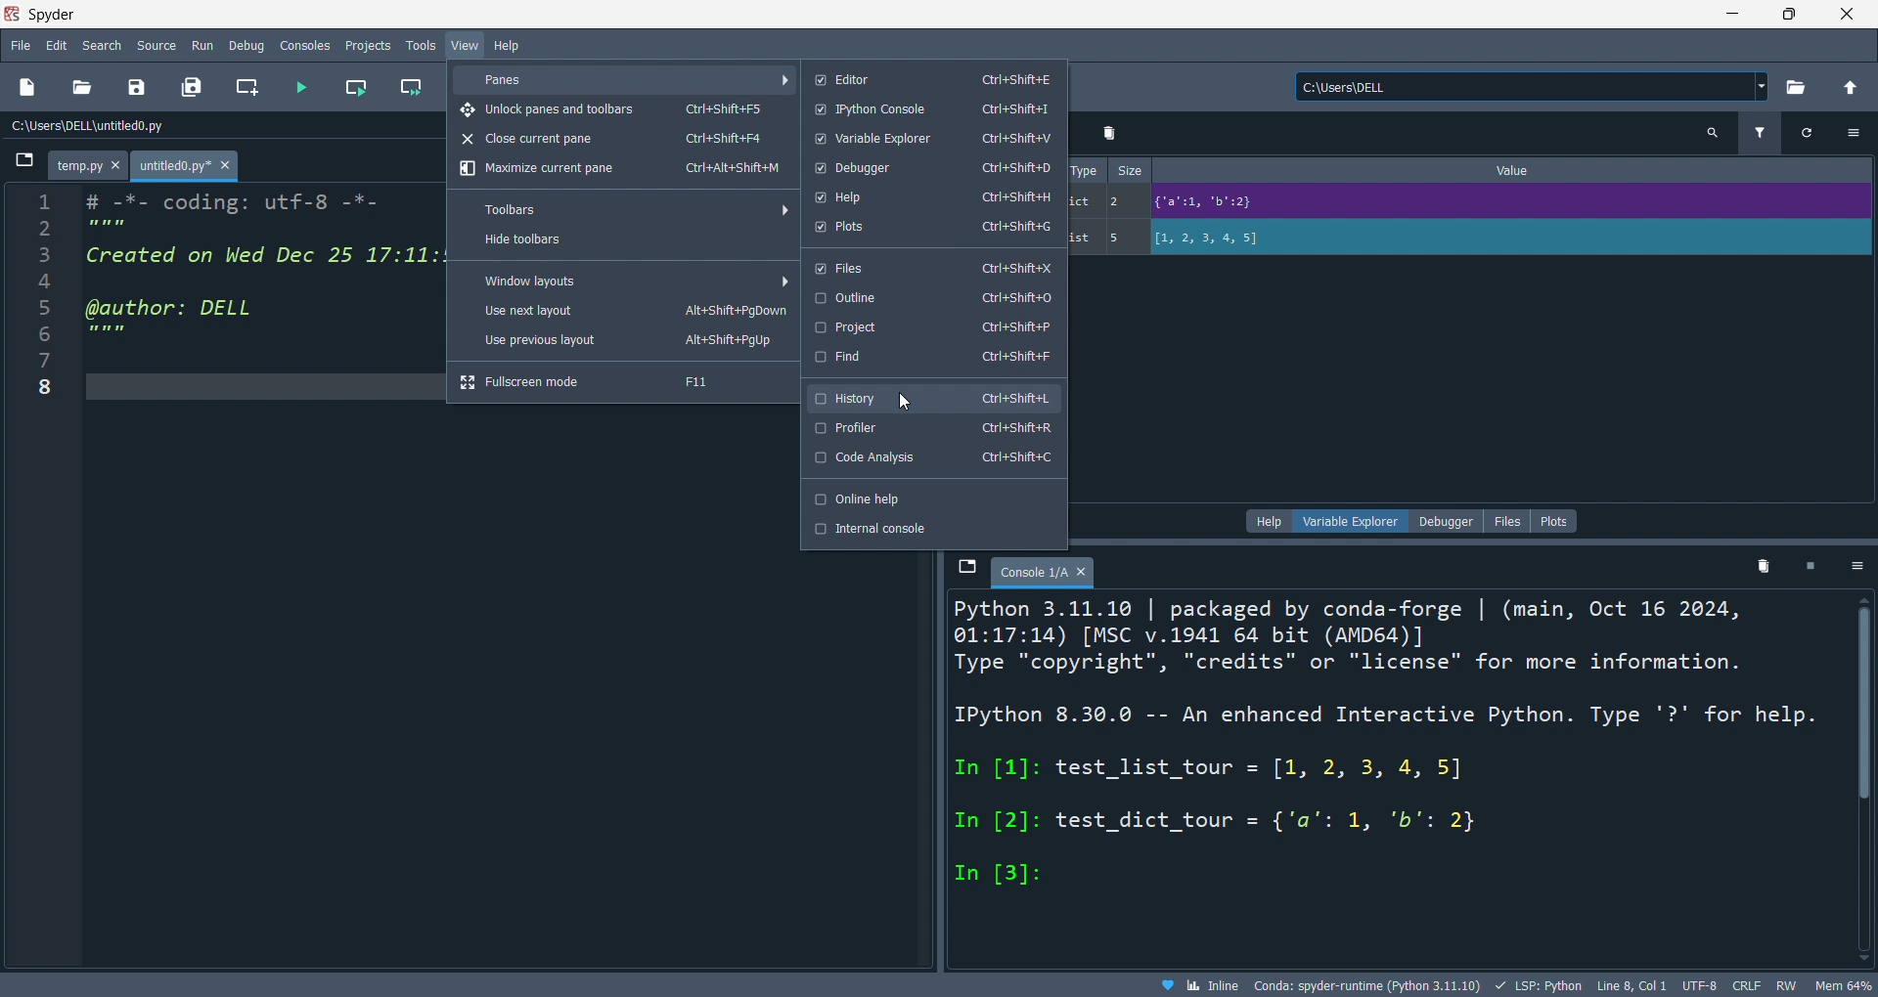 The width and height of the screenshot is (1878, 997). What do you see at coordinates (932, 110) in the screenshot?
I see `ipython console` at bounding box center [932, 110].